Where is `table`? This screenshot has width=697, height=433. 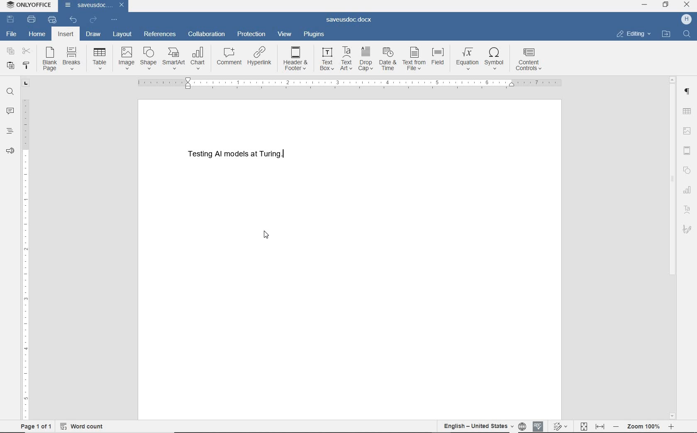 table is located at coordinates (100, 58).